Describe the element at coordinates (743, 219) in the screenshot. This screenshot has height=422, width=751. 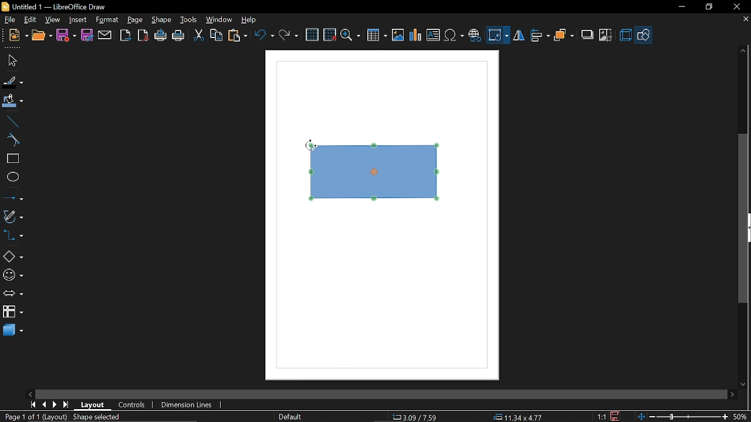
I see `vertical scrollbar` at that location.